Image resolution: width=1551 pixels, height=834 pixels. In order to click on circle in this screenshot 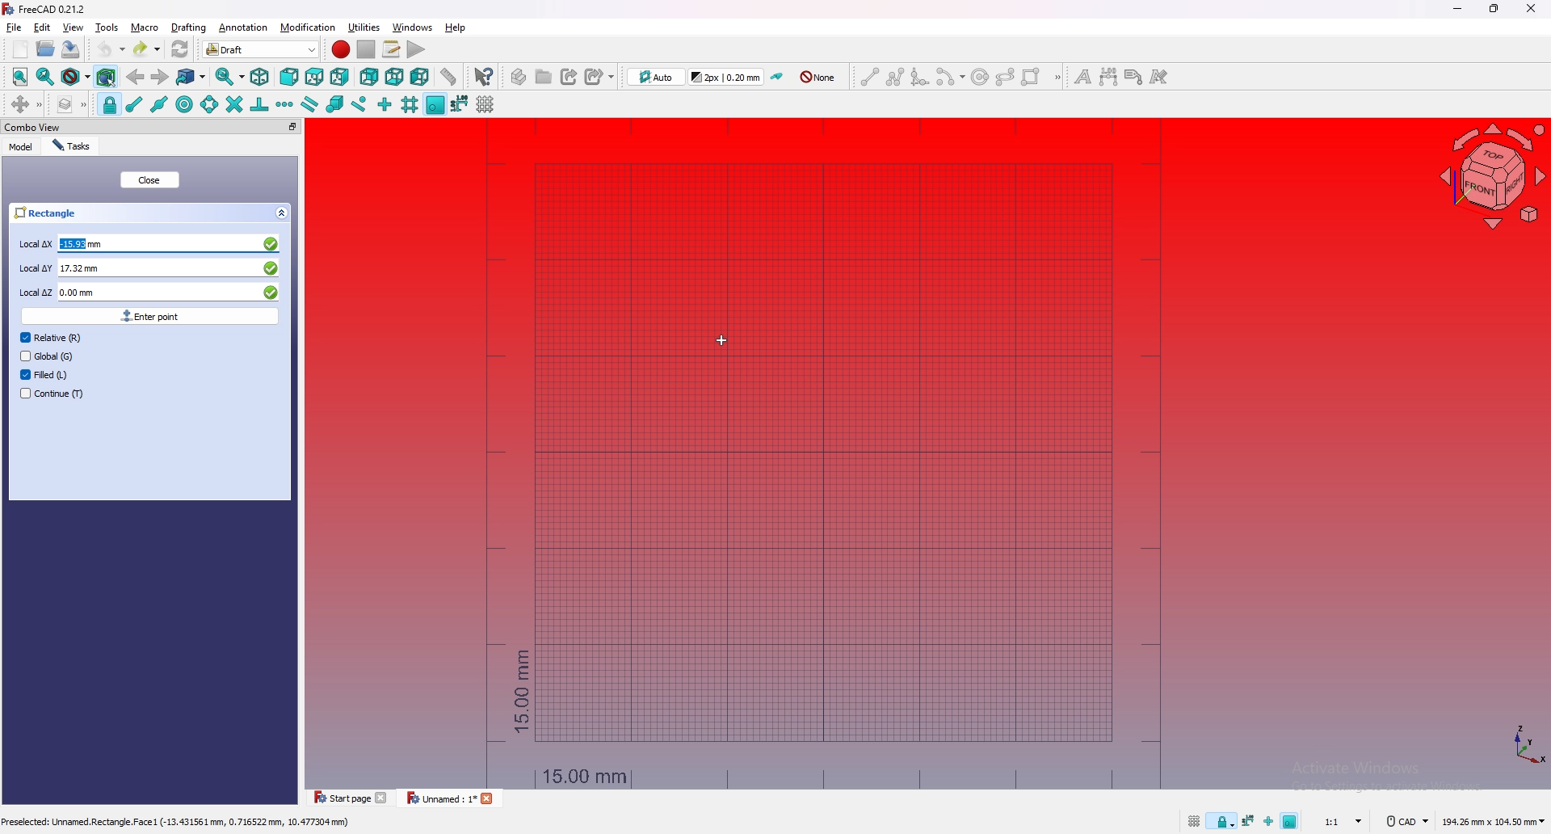, I will do `click(979, 76)`.